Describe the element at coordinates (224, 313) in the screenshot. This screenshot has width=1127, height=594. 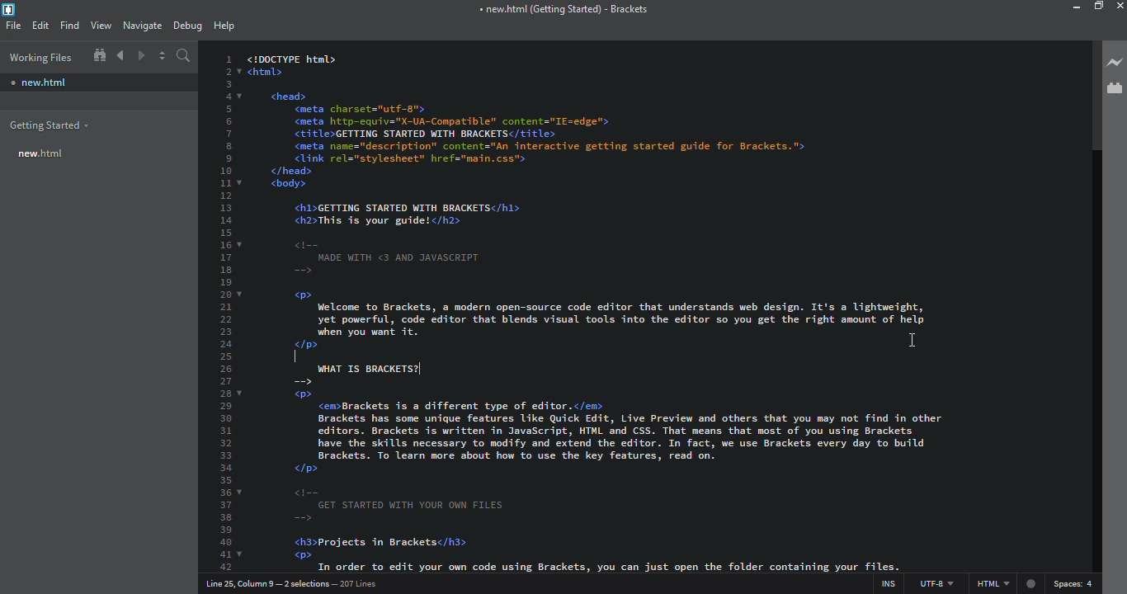
I see `line number` at that location.